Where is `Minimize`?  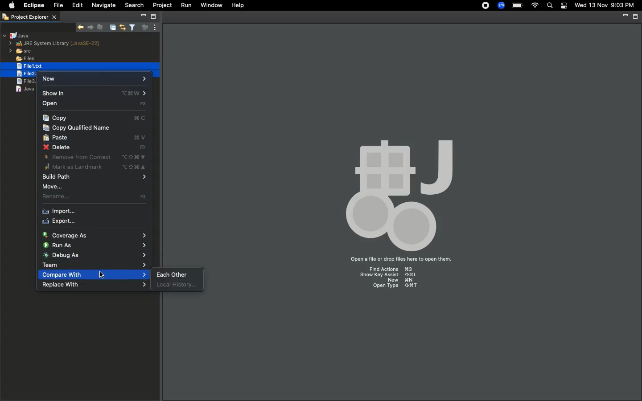 Minimize is located at coordinates (144, 16).